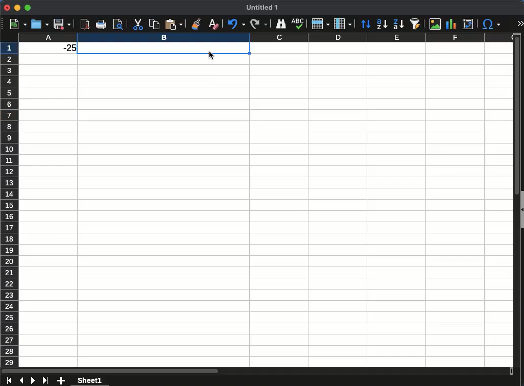 The height and width of the screenshot is (386, 524). Describe the element at coordinates (195, 24) in the screenshot. I see `clone formatting ` at that location.